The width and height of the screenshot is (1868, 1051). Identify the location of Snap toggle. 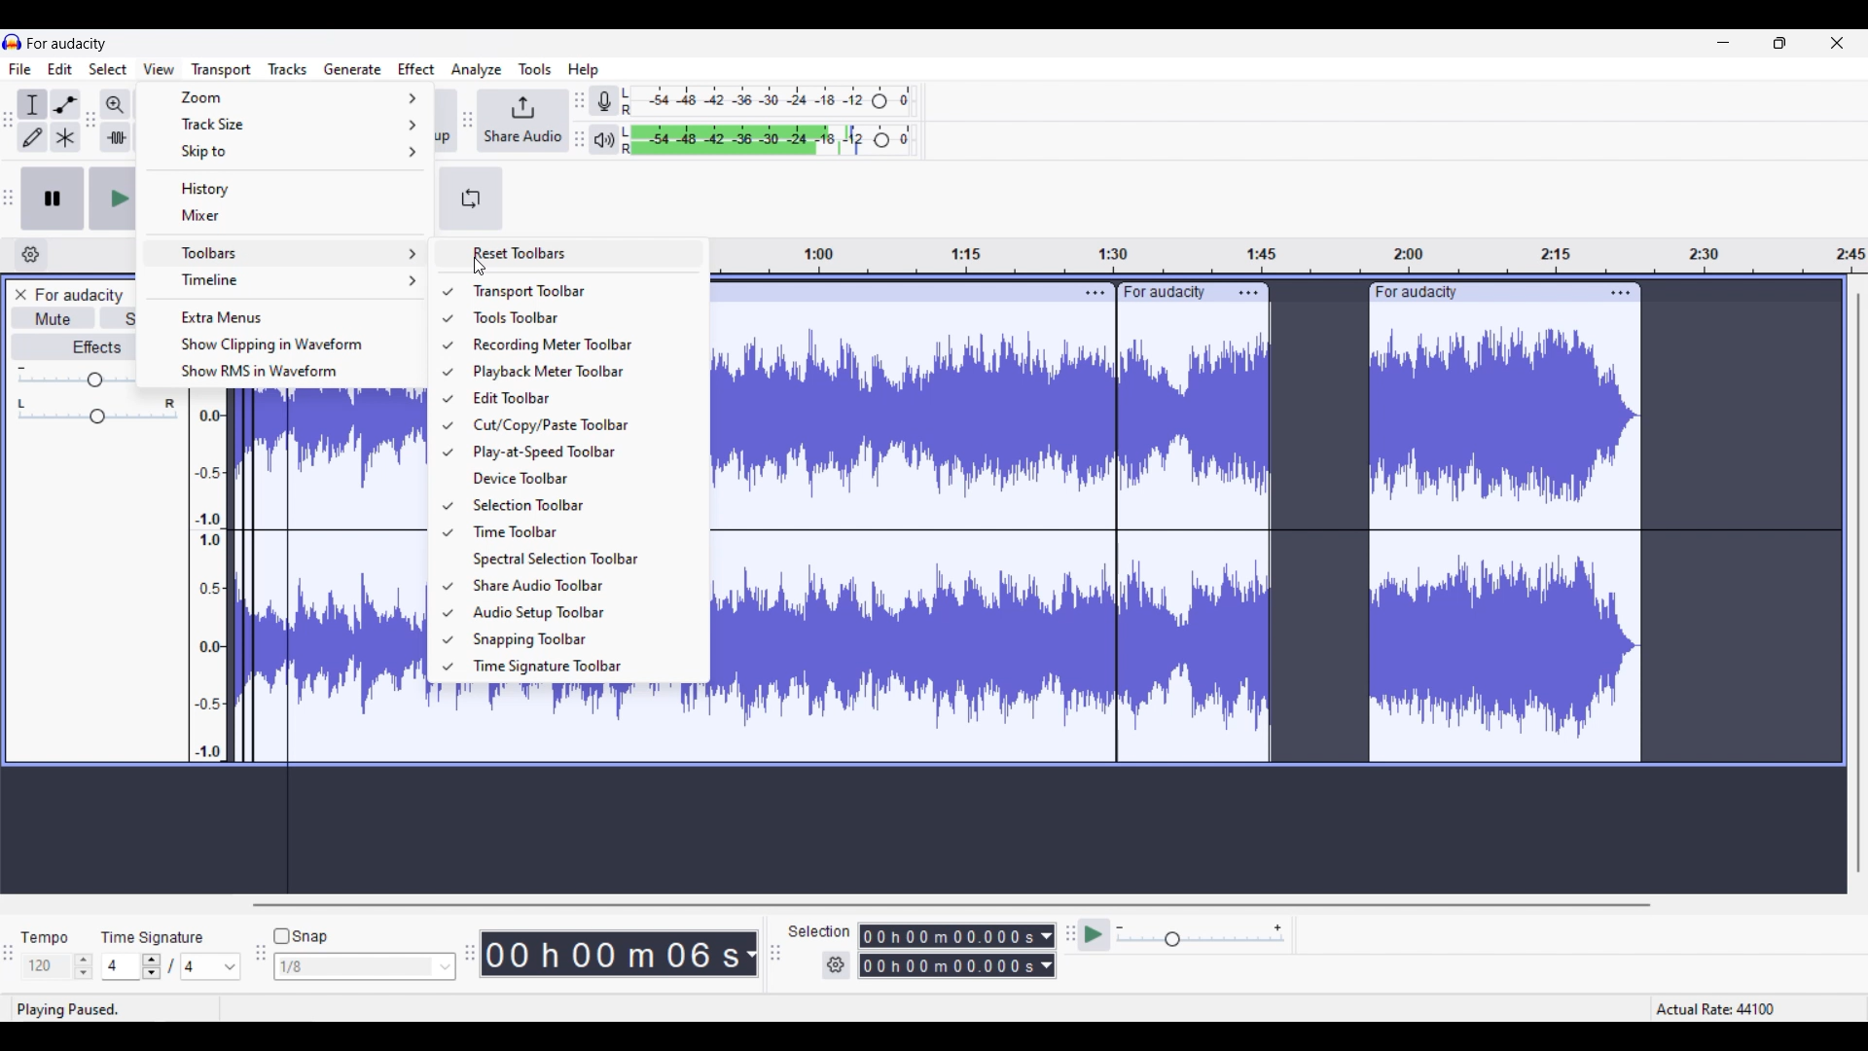
(300, 936).